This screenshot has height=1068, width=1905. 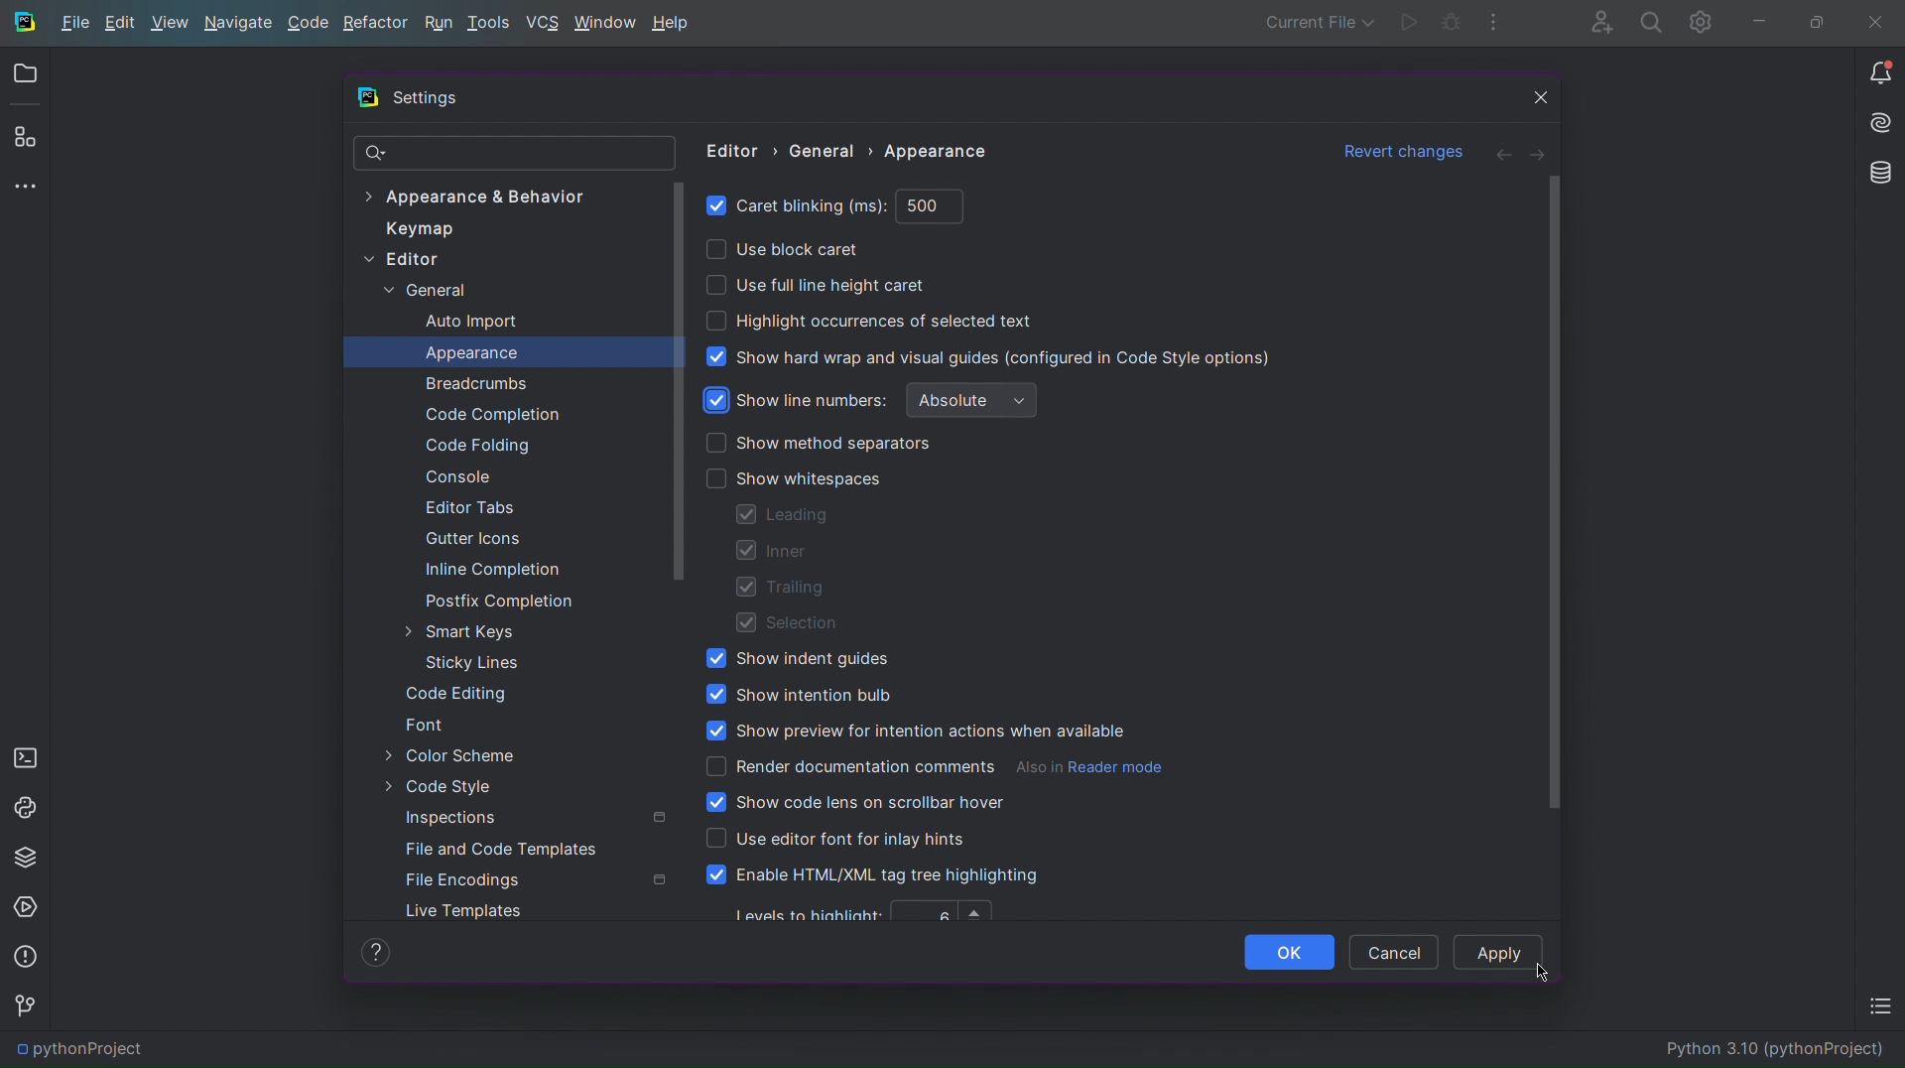 What do you see at coordinates (453, 477) in the screenshot?
I see `Console` at bounding box center [453, 477].